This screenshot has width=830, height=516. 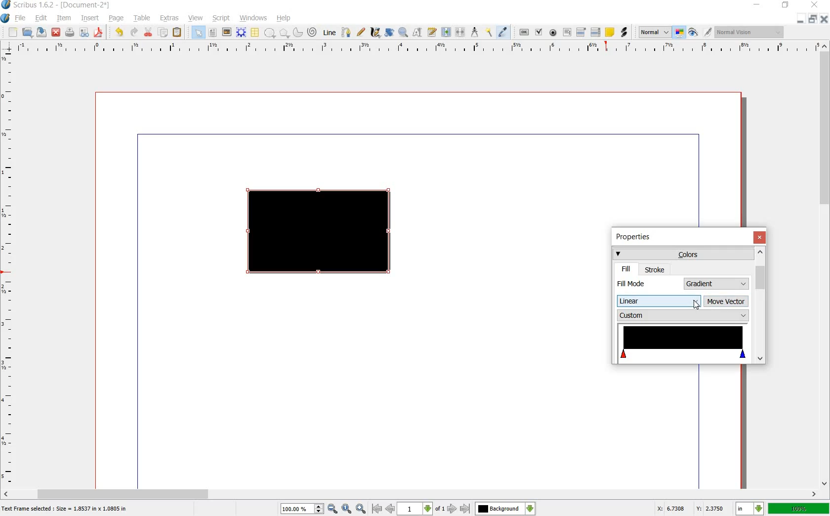 I want to click on Background, so click(x=505, y=509).